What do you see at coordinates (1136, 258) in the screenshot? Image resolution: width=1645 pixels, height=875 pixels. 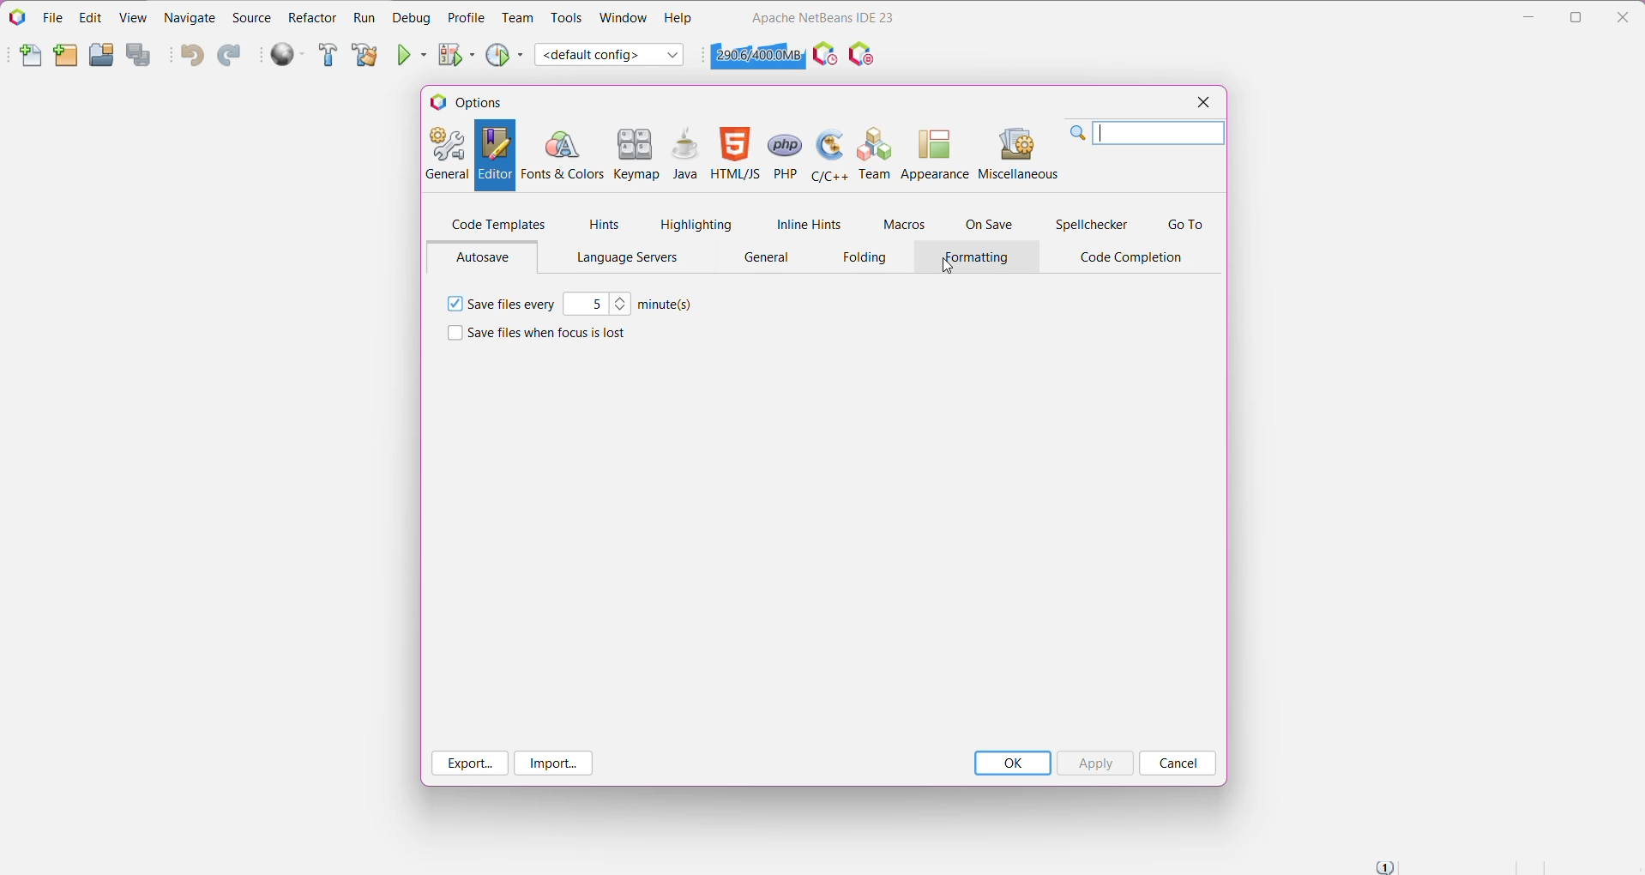 I see `Code Completion` at bounding box center [1136, 258].